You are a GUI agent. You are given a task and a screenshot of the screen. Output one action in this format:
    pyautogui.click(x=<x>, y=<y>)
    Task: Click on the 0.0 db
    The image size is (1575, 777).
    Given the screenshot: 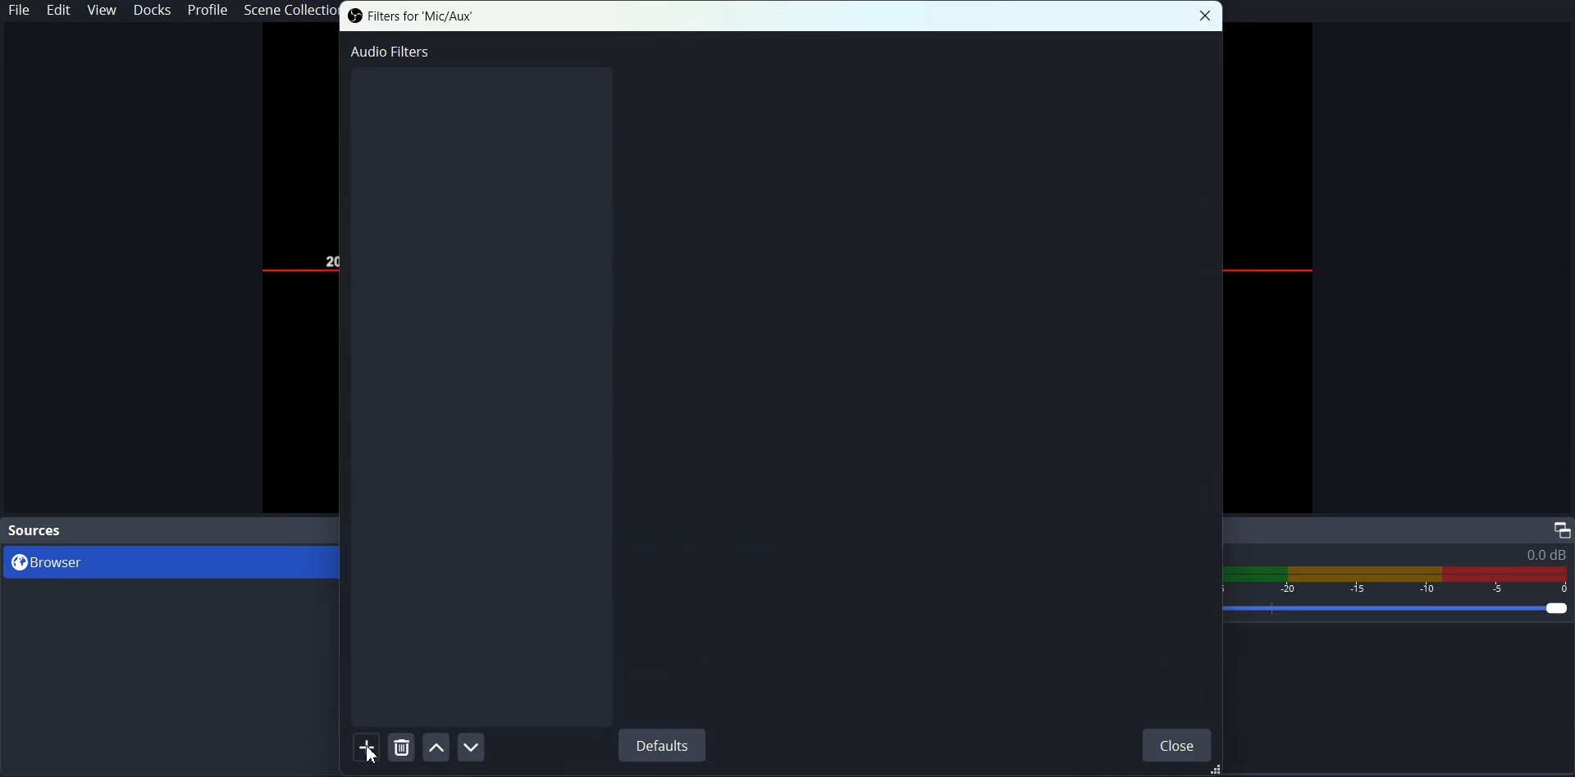 What is the action you would take?
    pyautogui.click(x=1545, y=555)
    